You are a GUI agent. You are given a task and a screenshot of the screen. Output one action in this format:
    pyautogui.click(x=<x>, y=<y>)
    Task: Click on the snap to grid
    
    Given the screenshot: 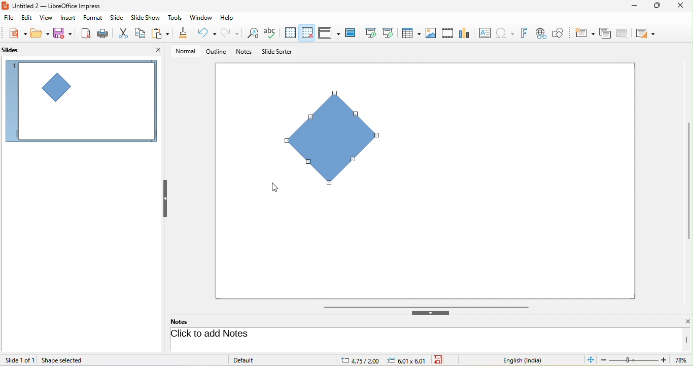 What is the action you would take?
    pyautogui.click(x=307, y=33)
    